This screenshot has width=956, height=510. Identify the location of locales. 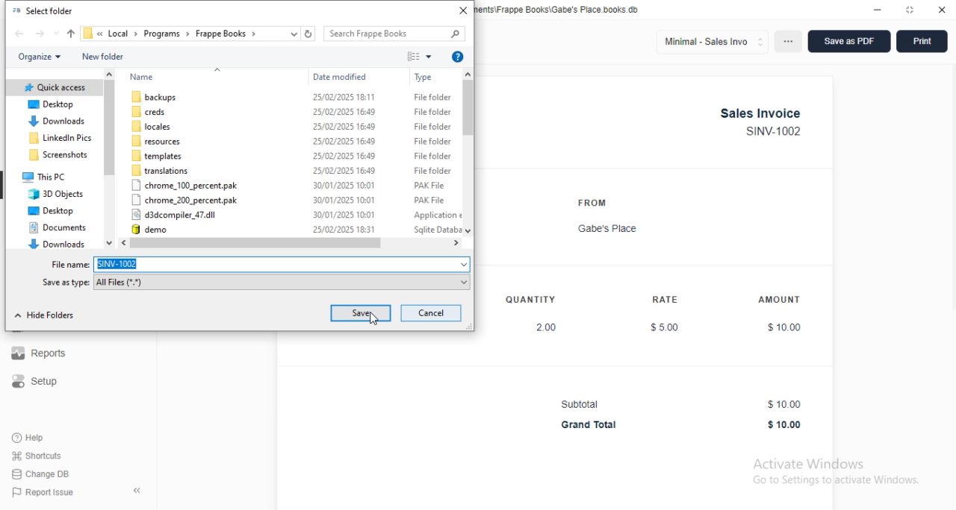
(149, 127).